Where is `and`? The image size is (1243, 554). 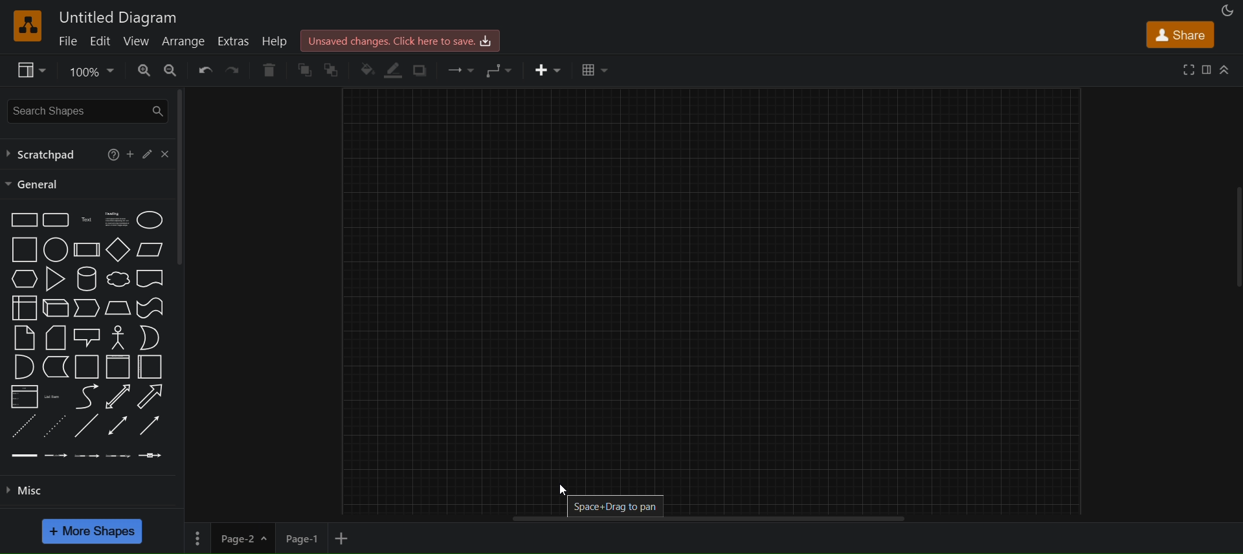 and is located at coordinates (23, 366).